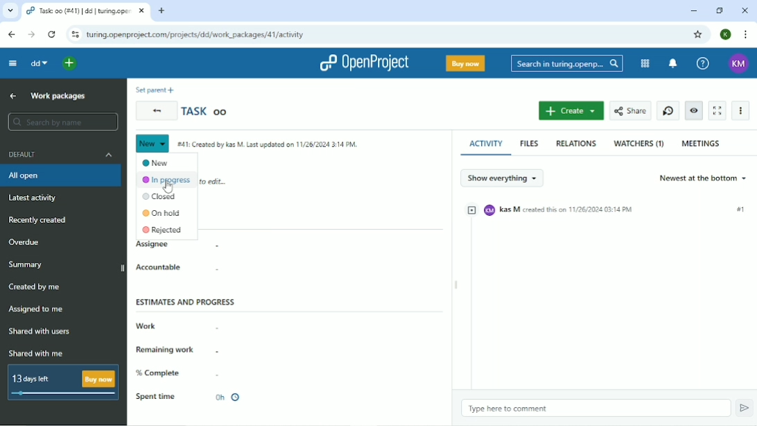  Describe the element at coordinates (186, 302) in the screenshot. I see `Estimates and progress` at that location.